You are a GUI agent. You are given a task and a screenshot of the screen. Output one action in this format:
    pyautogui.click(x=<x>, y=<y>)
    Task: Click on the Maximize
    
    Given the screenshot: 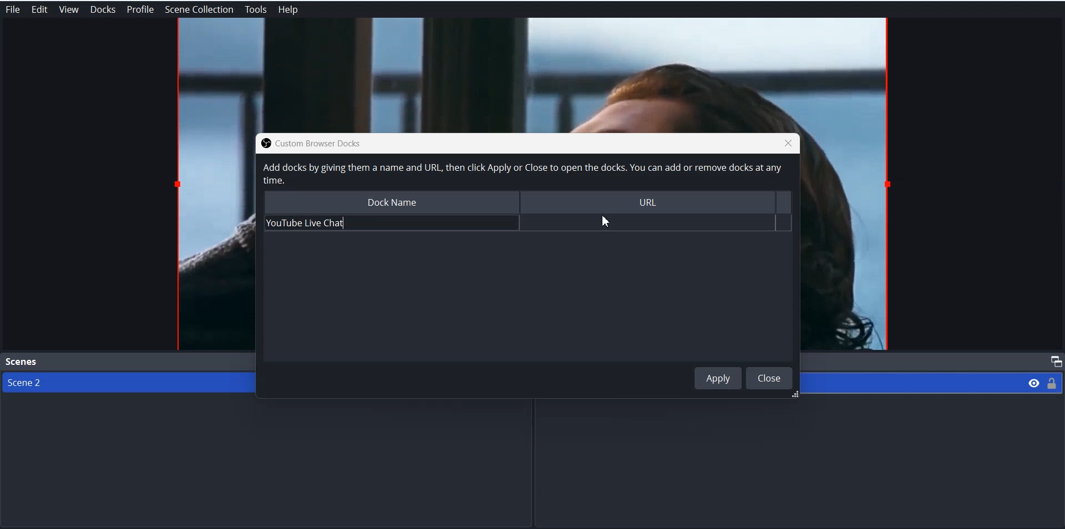 What is the action you would take?
    pyautogui.click(x=1054, y=361)
    